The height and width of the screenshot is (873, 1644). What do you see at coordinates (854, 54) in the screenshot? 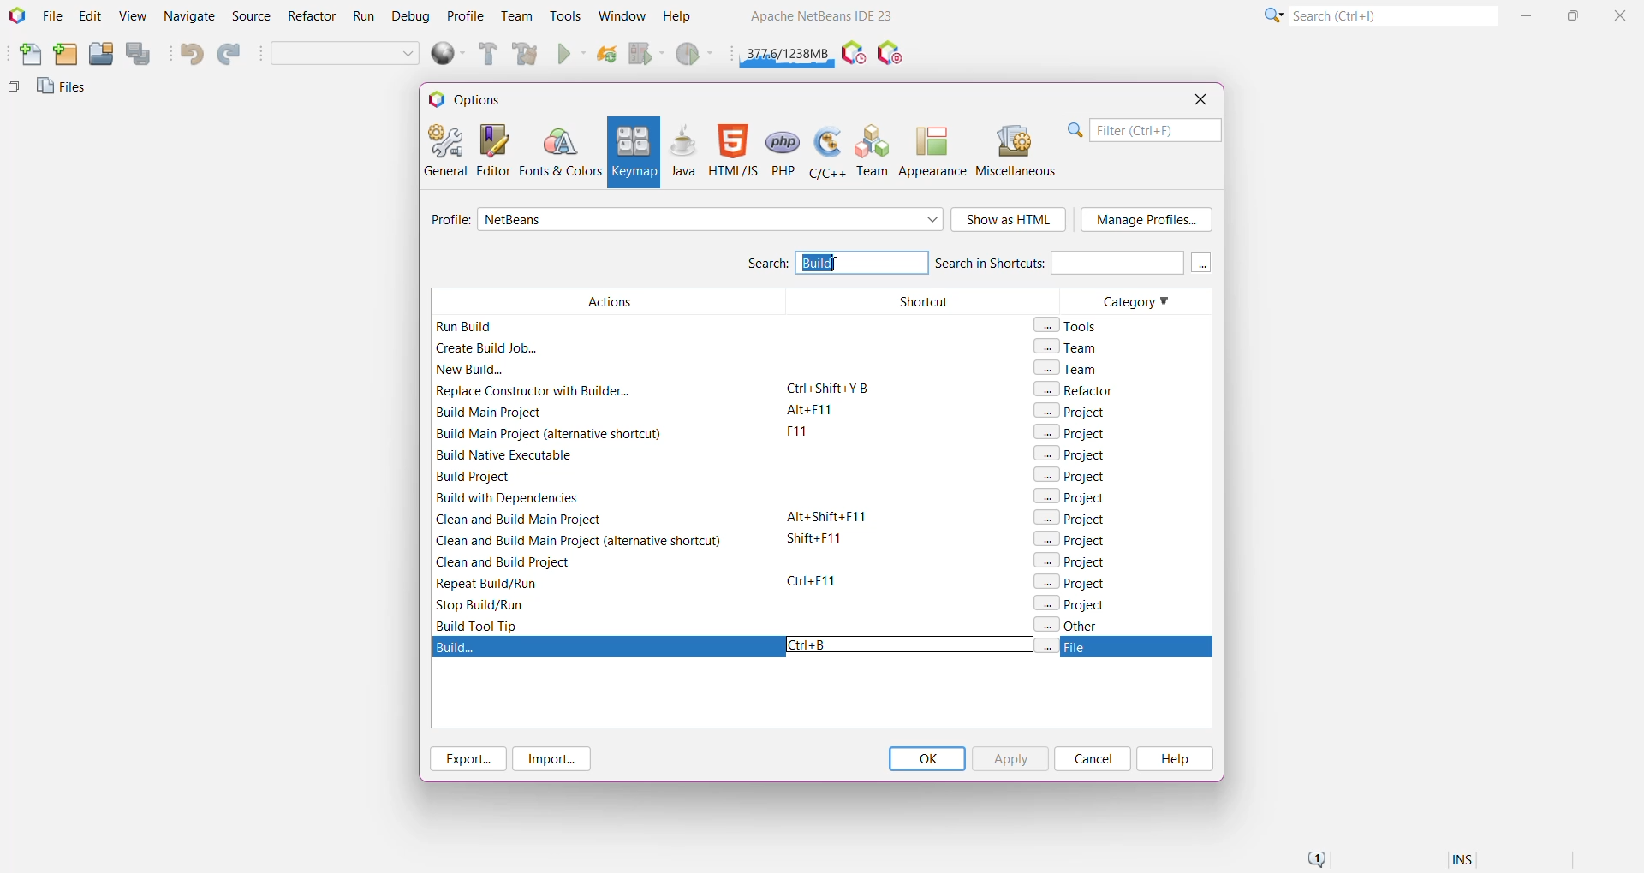
I see `Pause IDE profiling and take a Snapshot` at bounding box center [854, 54].